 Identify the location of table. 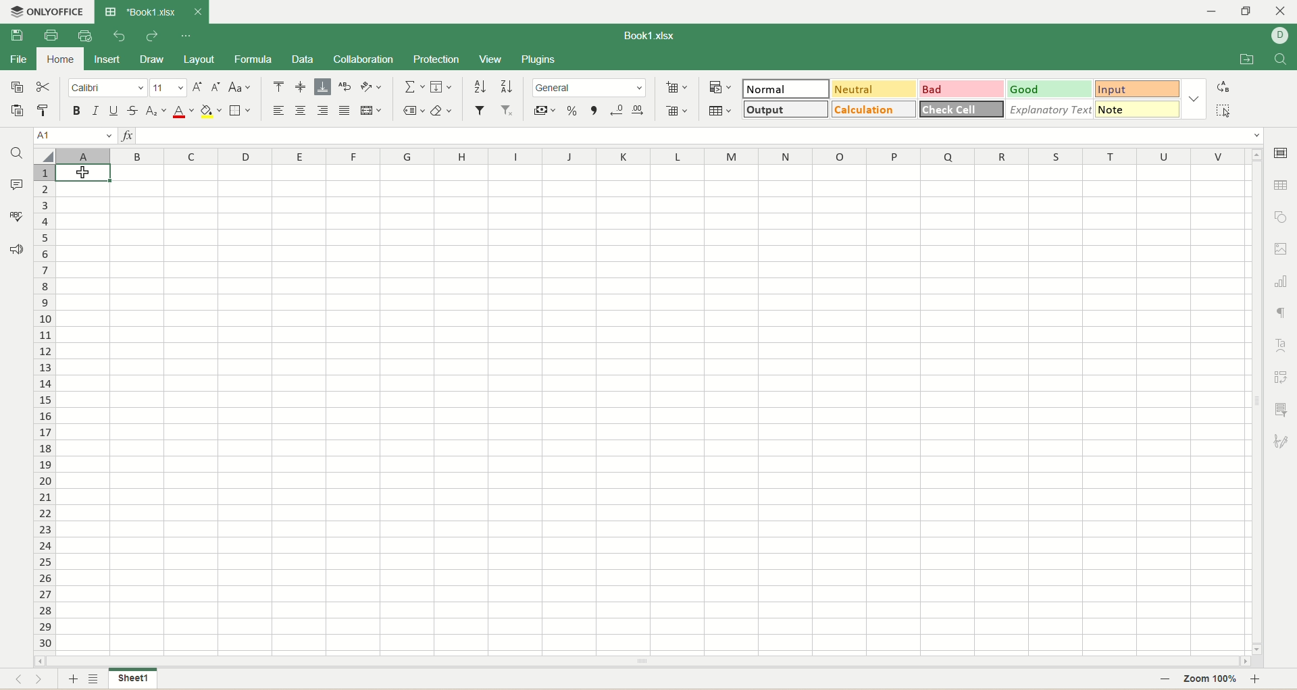
(1281, 184).